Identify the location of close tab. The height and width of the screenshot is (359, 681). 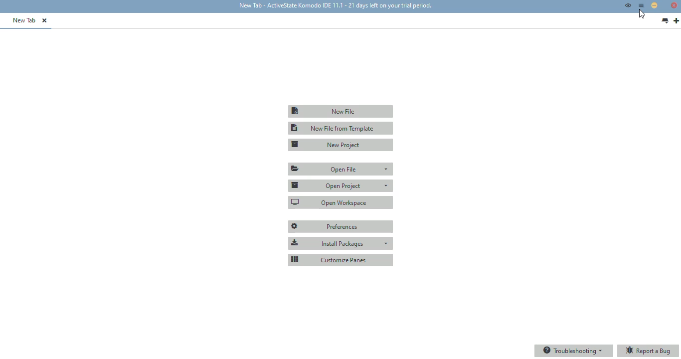
(44, 20).